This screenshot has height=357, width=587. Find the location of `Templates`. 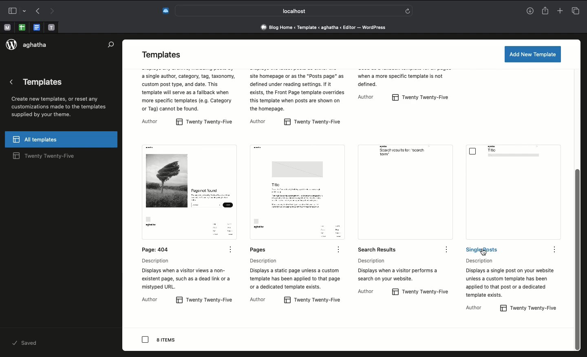

Templates is located at coordinates (165, 56).